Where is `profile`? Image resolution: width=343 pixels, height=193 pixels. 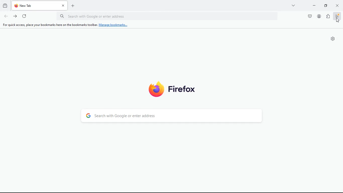
profile is located at coordinates (319, 17).